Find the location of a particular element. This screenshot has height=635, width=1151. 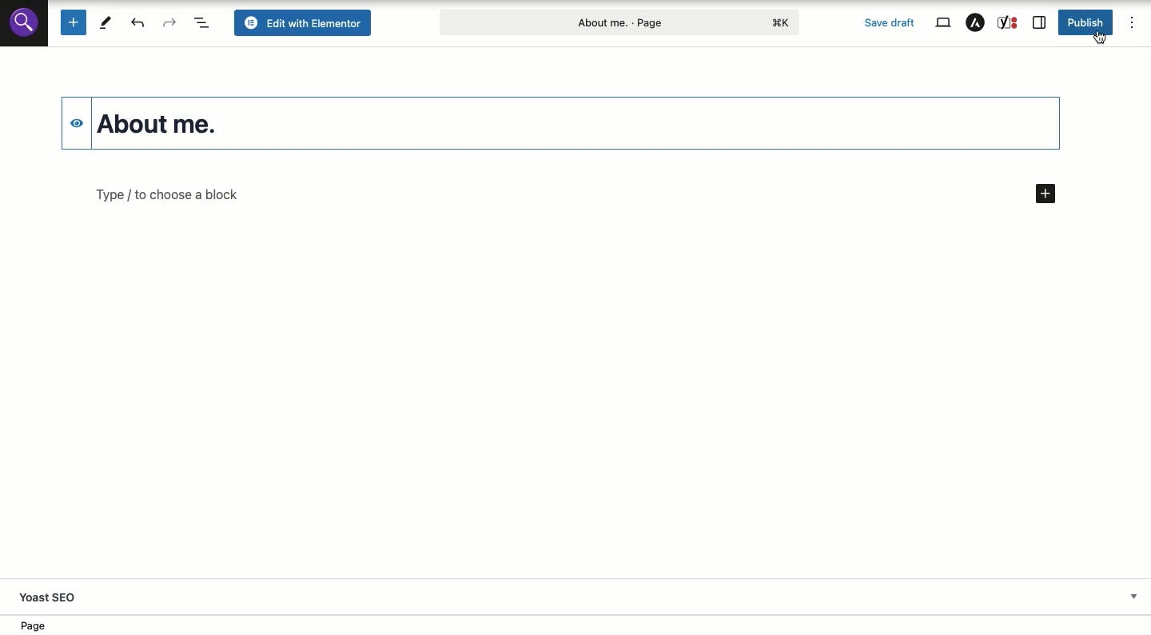

About me. is located at coordinates (173, 123).